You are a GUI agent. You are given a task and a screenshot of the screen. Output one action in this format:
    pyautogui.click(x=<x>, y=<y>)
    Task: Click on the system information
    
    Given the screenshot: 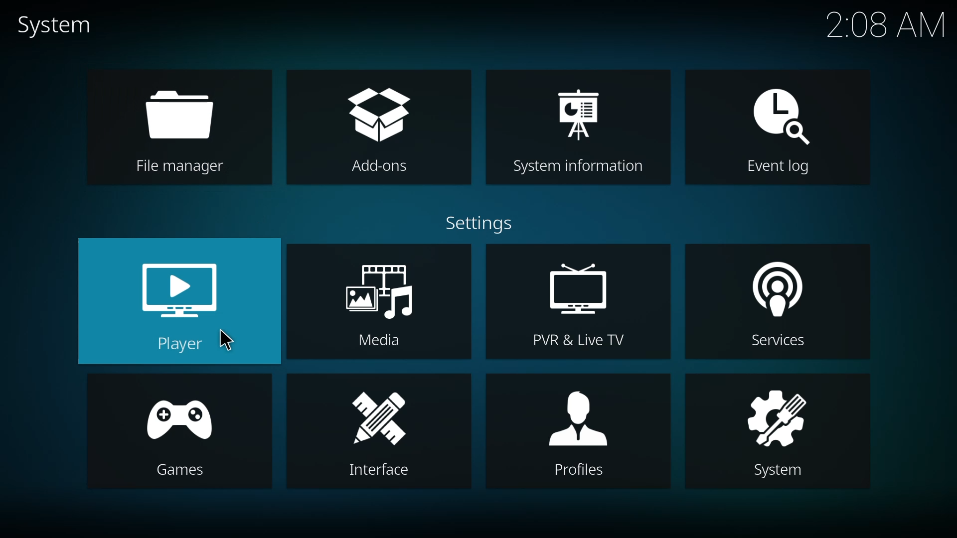 What is the action you would take?
    pyautogui.click(x=575, y=129)
    